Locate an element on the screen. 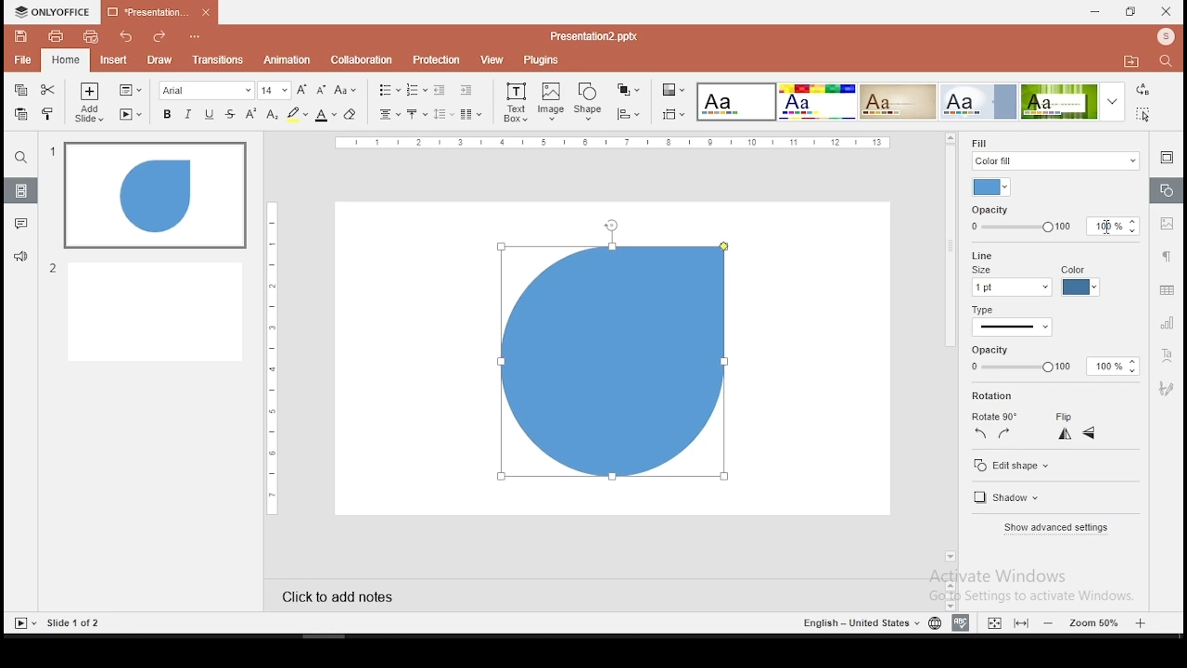 This screenshot has width=1187, height=668. print file is located at coordinates (55, 37).